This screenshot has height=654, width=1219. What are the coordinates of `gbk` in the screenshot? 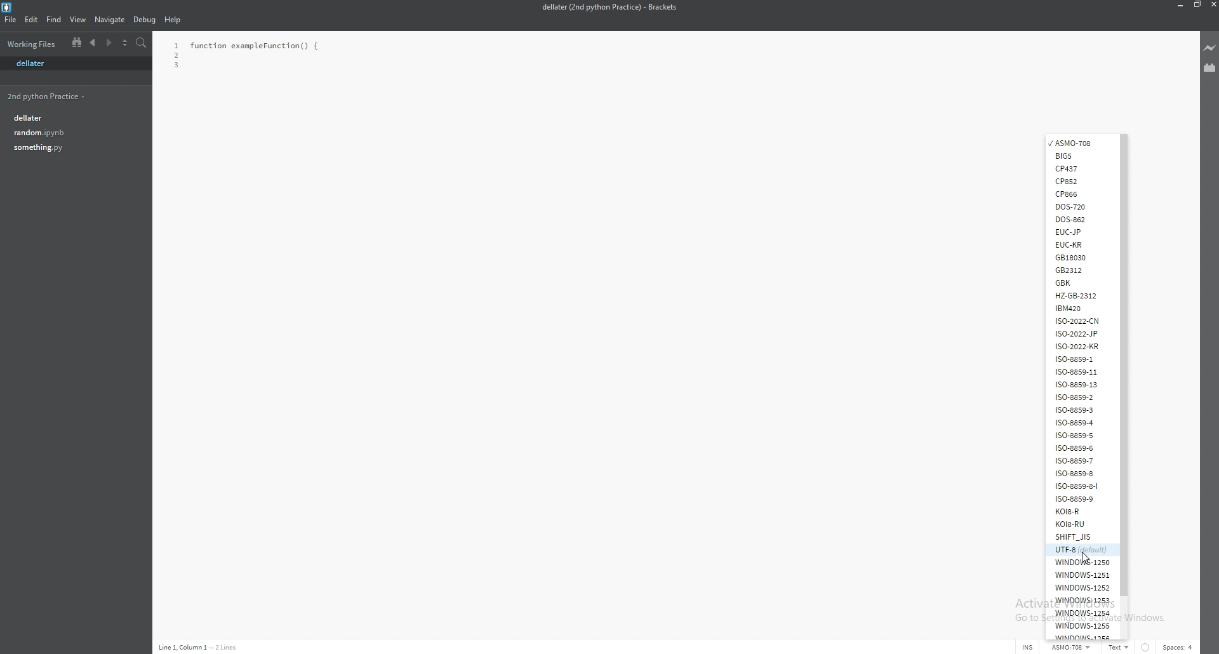 It's located at (1079, 283).